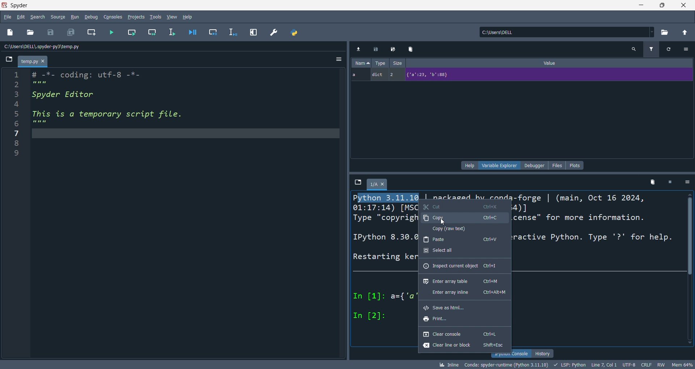 The height and width of the screenshot is (369, 695). Describe the element at coordinates (464, 320) in the screenshot. I see `print` at that location.